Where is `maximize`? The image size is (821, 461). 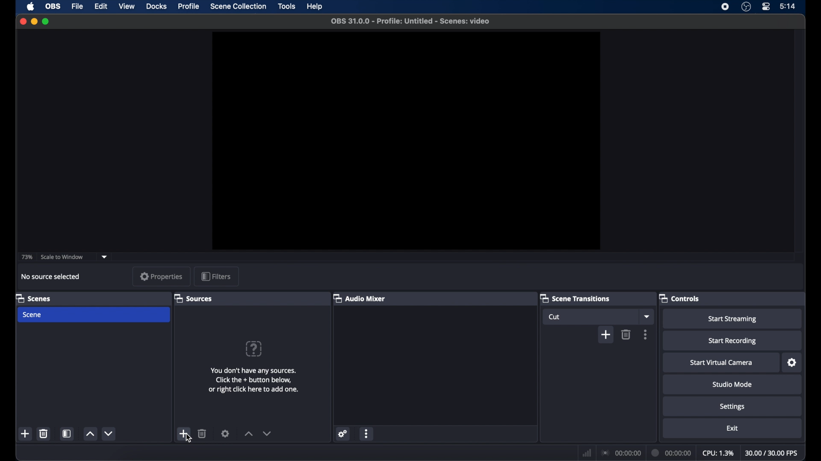
maximize is located at coordinates (46, 21).